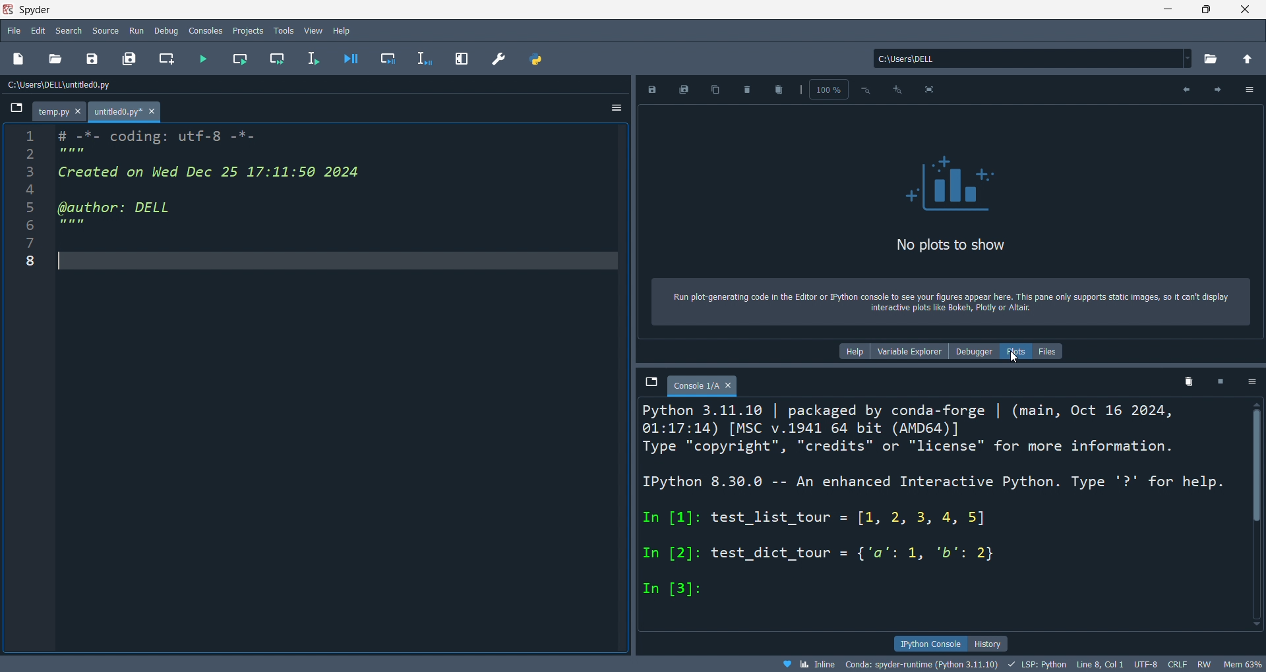  I want to click on tools, so click(284, 30).